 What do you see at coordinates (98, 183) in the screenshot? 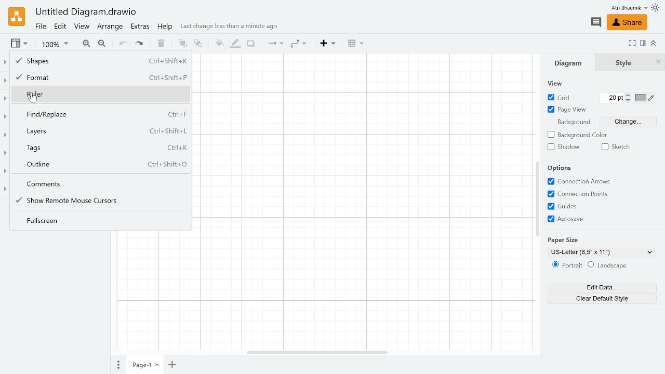
I see `Comments` at bounding box center [98, 183].